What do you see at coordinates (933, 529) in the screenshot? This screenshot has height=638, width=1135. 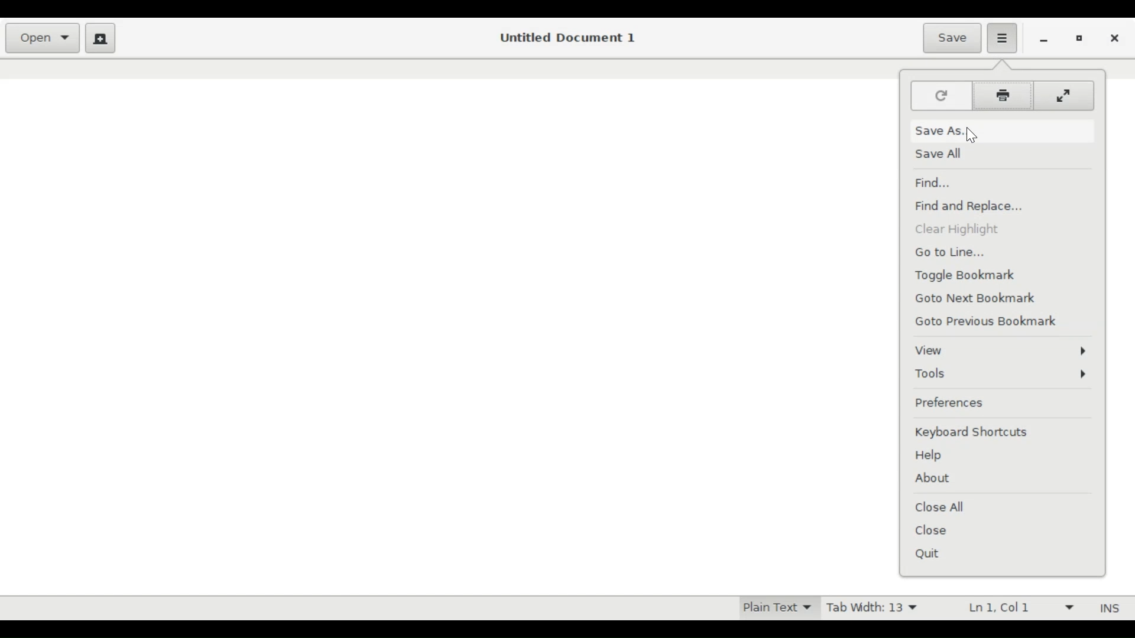 I see `Close` at bounding box center [933, 529].